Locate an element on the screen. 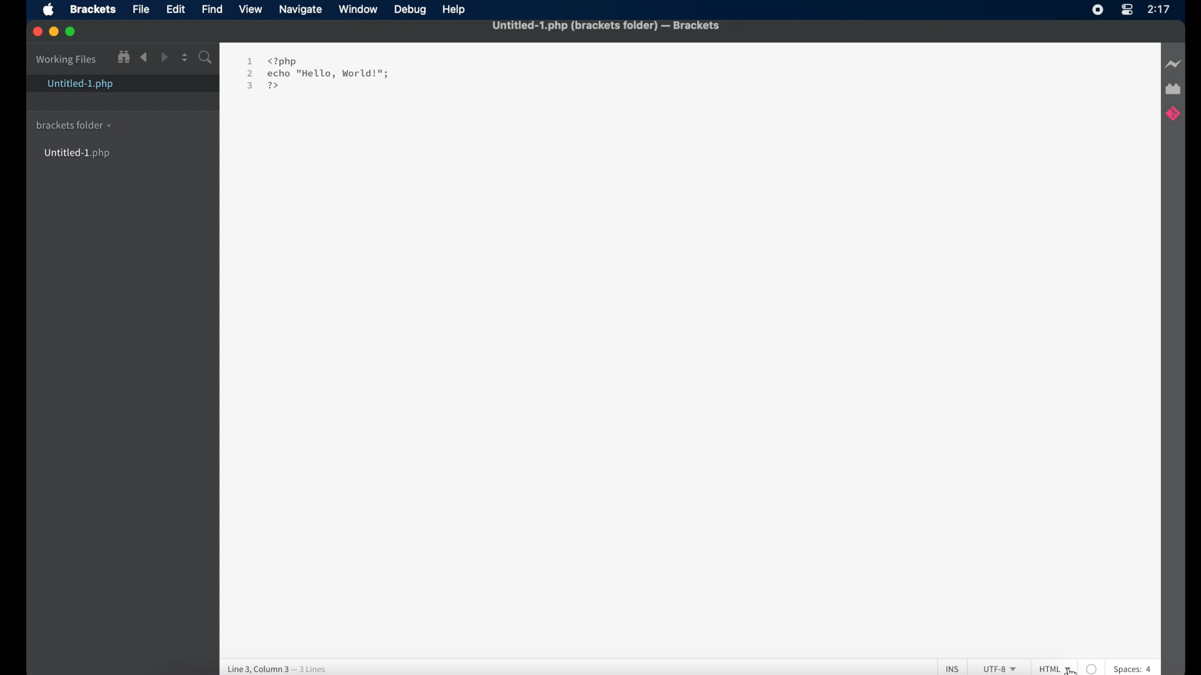  minimize is located at coordinates (54, 32).